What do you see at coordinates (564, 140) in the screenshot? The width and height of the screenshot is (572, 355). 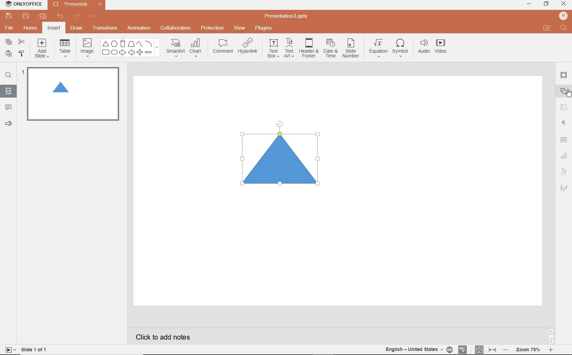 I see `TABLE SETTINGS` at bounding box center [564, 140].